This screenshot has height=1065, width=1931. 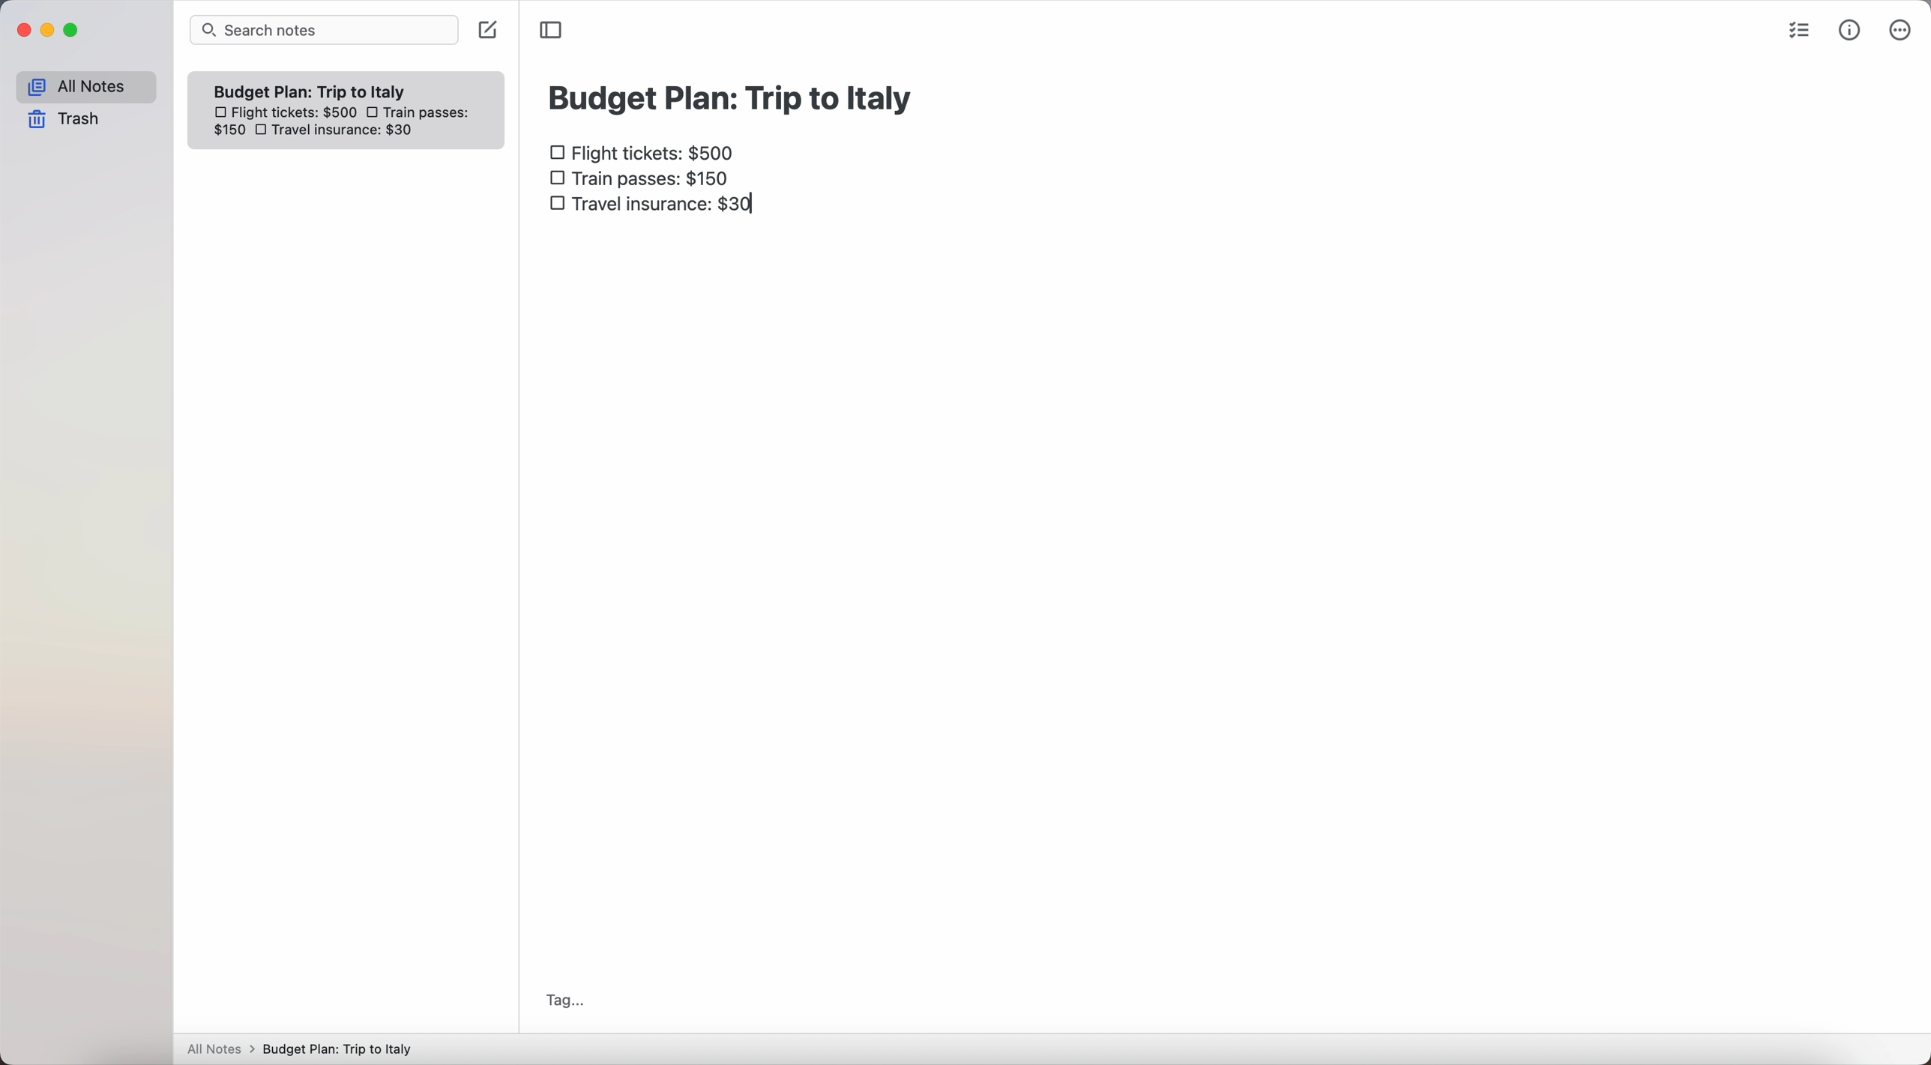 What do you see at coordinates (324, 30) in the screenshot?
I see `search bar` at bounding box center [324, 30].